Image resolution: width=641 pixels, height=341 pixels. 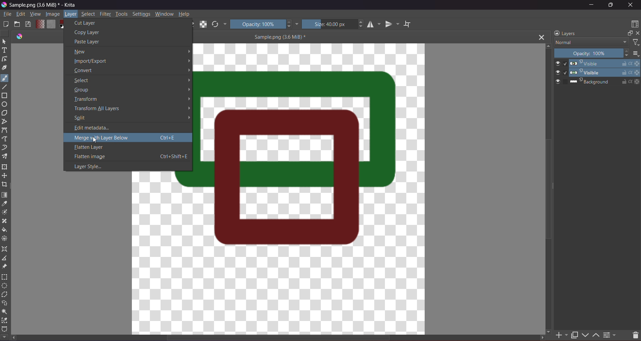 What do you see at coordinates (131, 108) in the screenshot?
I see `Transform All Layers` at bounding box center [131, 108].